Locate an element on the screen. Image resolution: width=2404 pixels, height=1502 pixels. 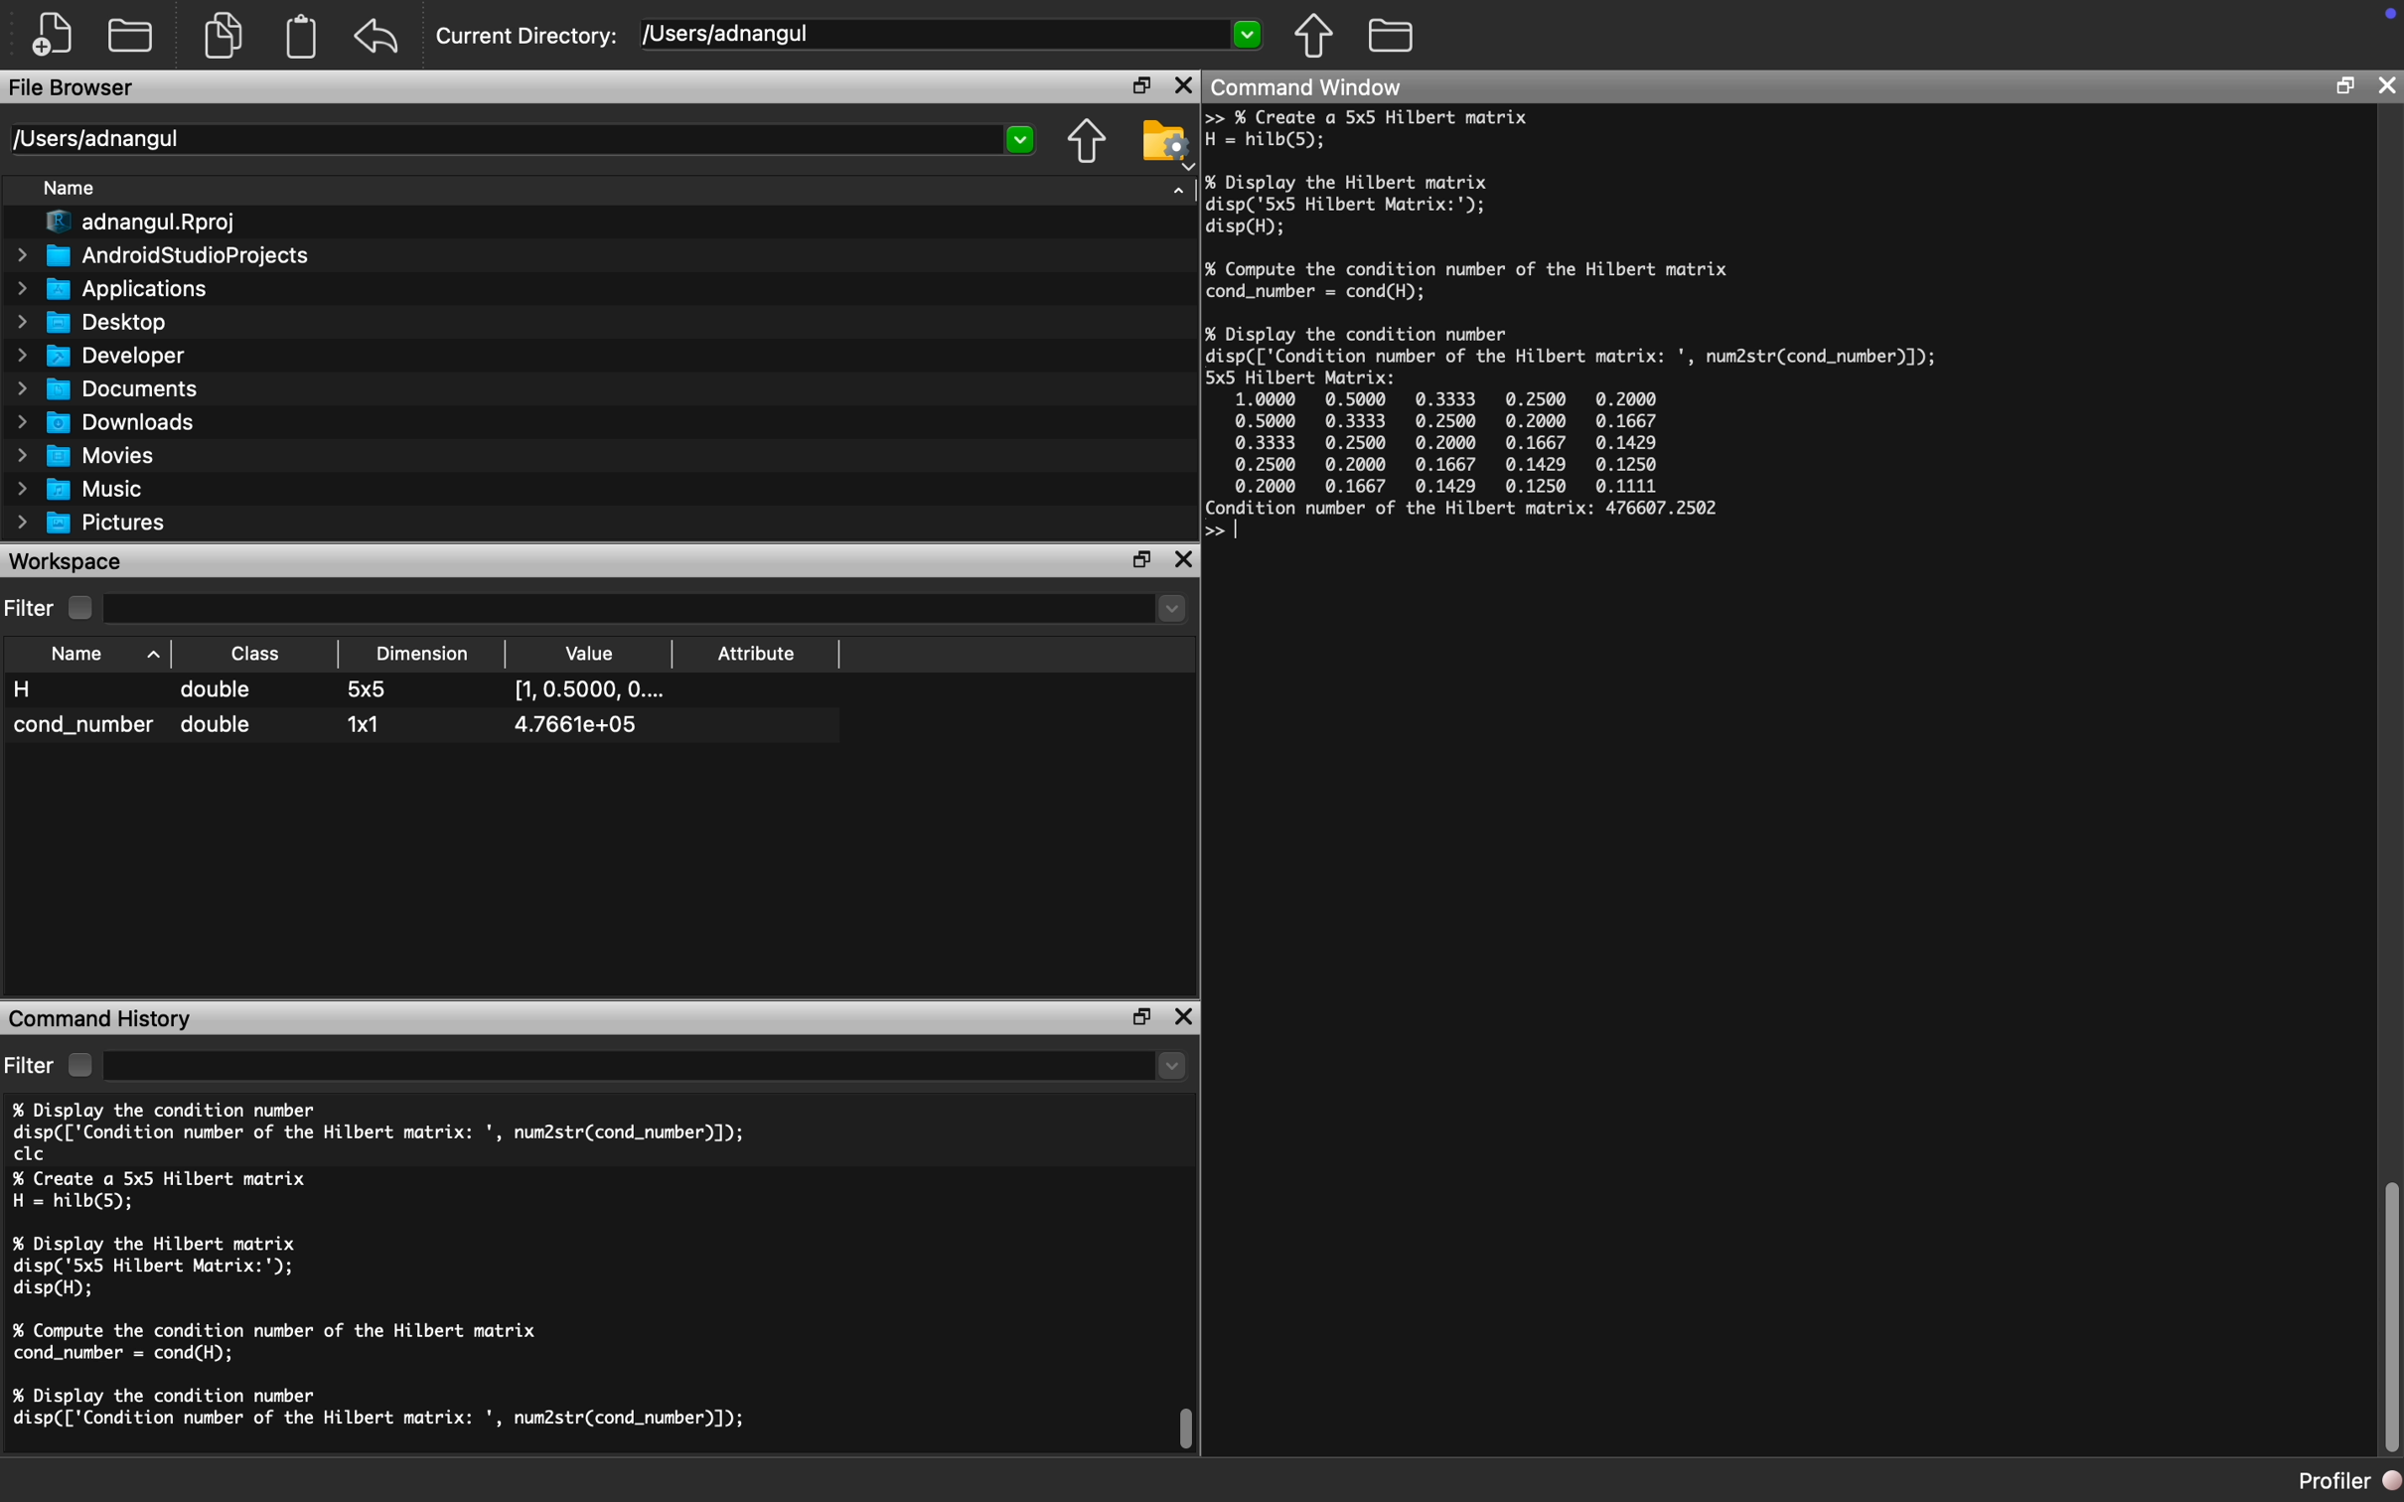
Restore Down is located at coordinates (2345, 82).